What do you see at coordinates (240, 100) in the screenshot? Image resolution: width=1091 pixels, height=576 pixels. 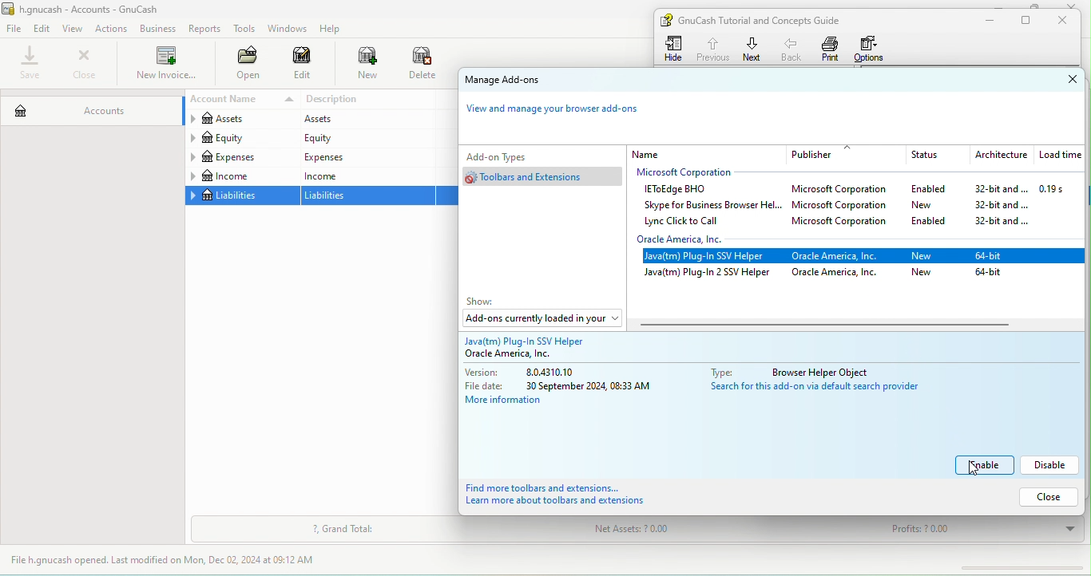 I see `account name` at bounding box center [240, 100].